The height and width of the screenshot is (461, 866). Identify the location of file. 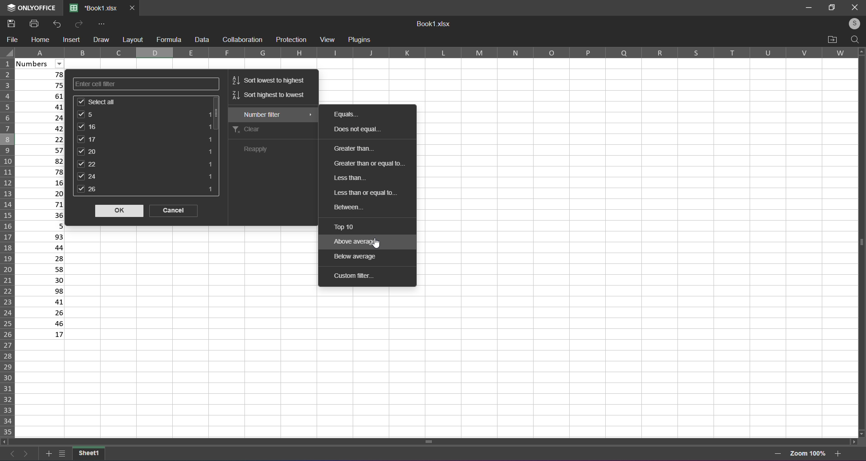
(14, 40).